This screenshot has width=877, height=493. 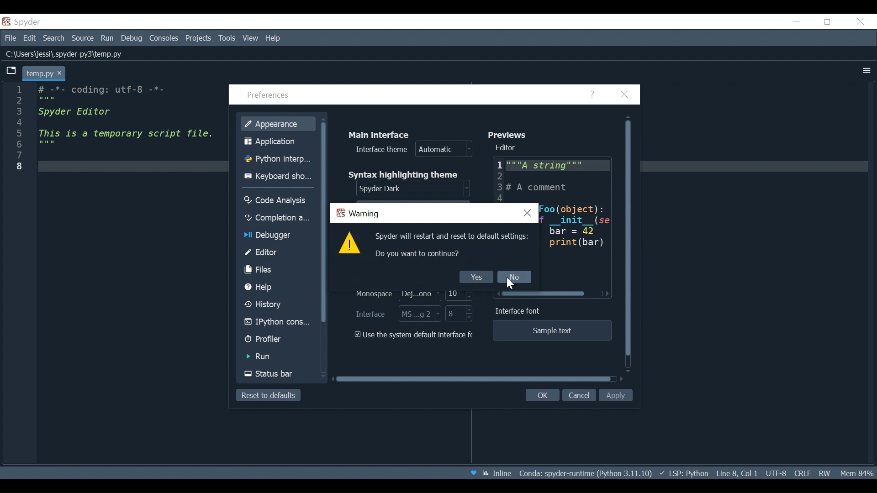 I want to click on Select Interface theme, so click(x=414, y=150).